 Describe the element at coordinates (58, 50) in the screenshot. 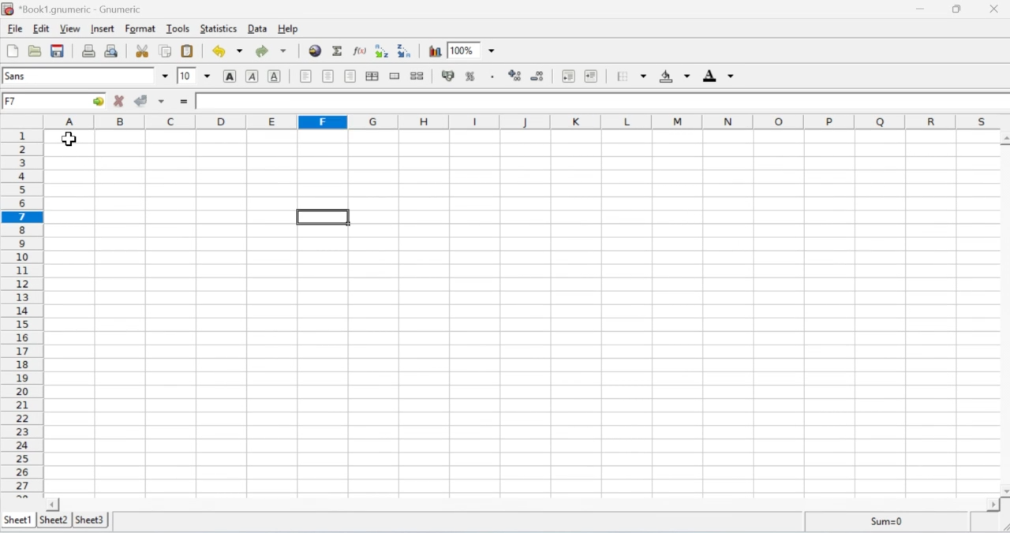

I see `Save the current workbook` at that location.